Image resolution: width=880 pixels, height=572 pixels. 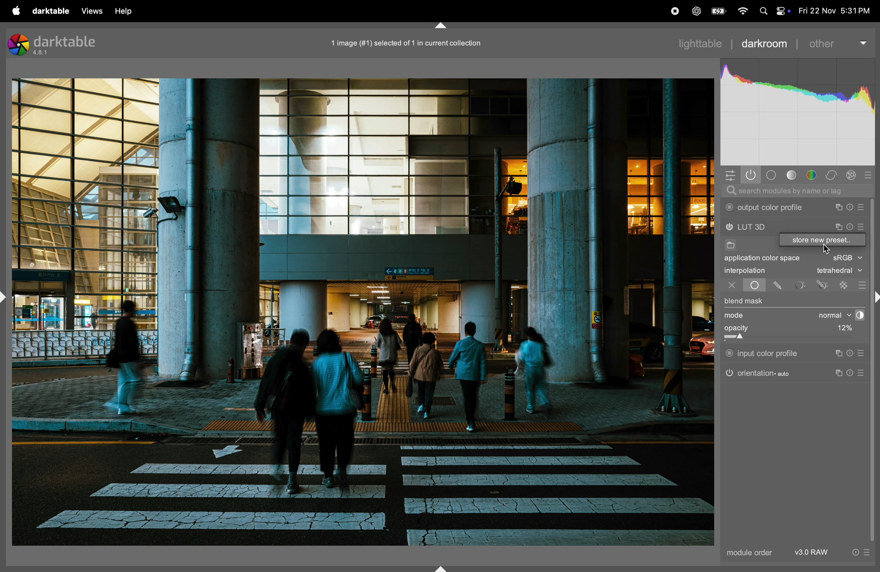 I want to click on orientation, so click(x=758, y=372).